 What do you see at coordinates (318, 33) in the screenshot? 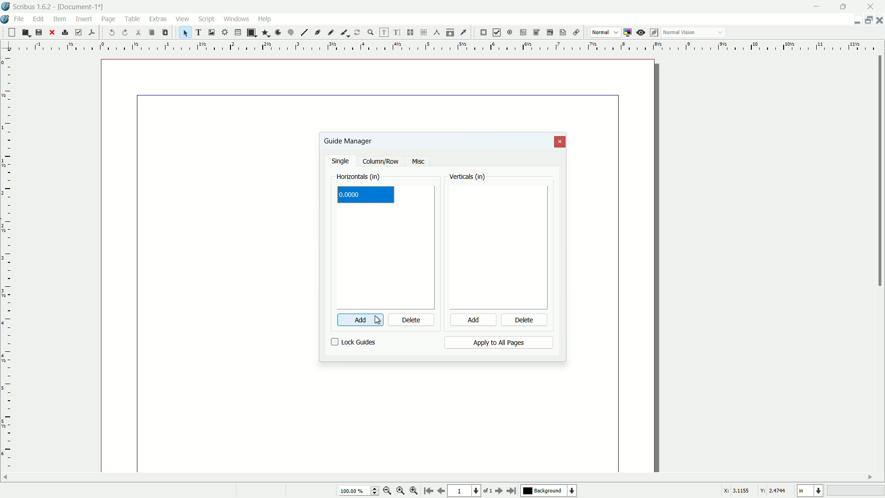
I see `bezier curve` at bounding box center [318, 33].